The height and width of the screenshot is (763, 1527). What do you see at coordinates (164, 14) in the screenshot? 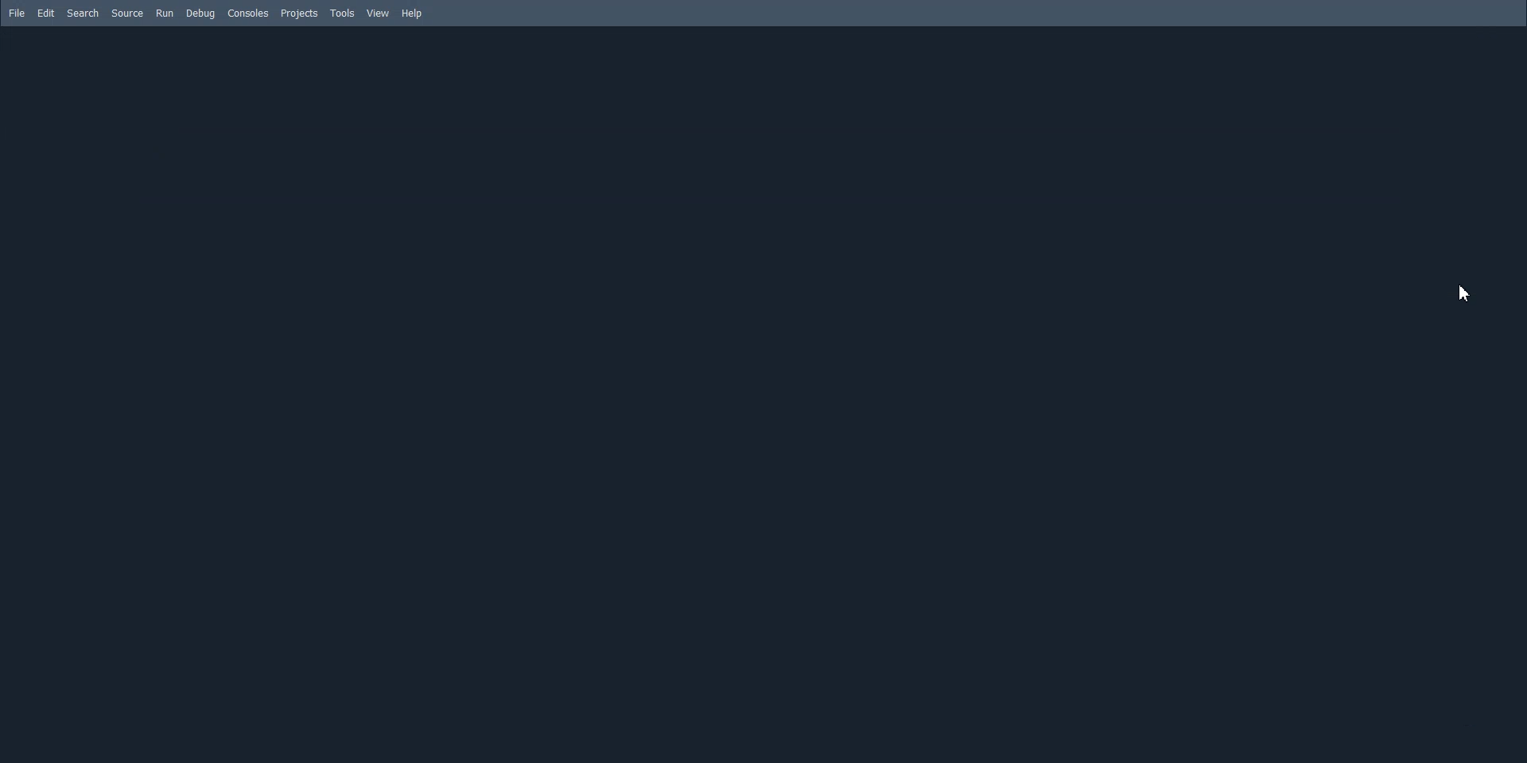
I see `Run` at bounding box center [164, 14].